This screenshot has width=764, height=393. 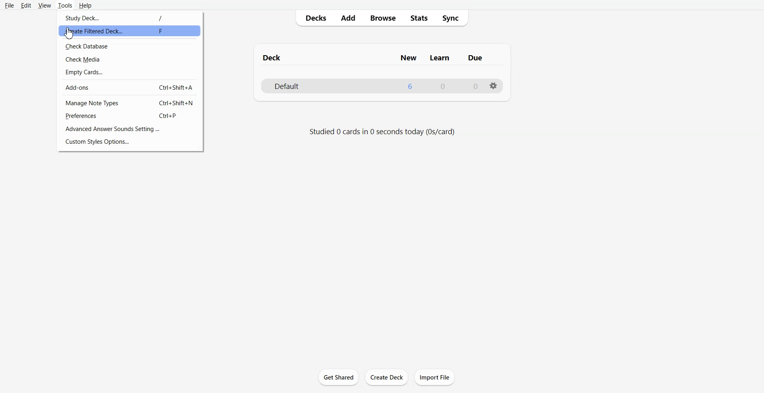 I want to click on Deck File, so click(x=382, y=85).